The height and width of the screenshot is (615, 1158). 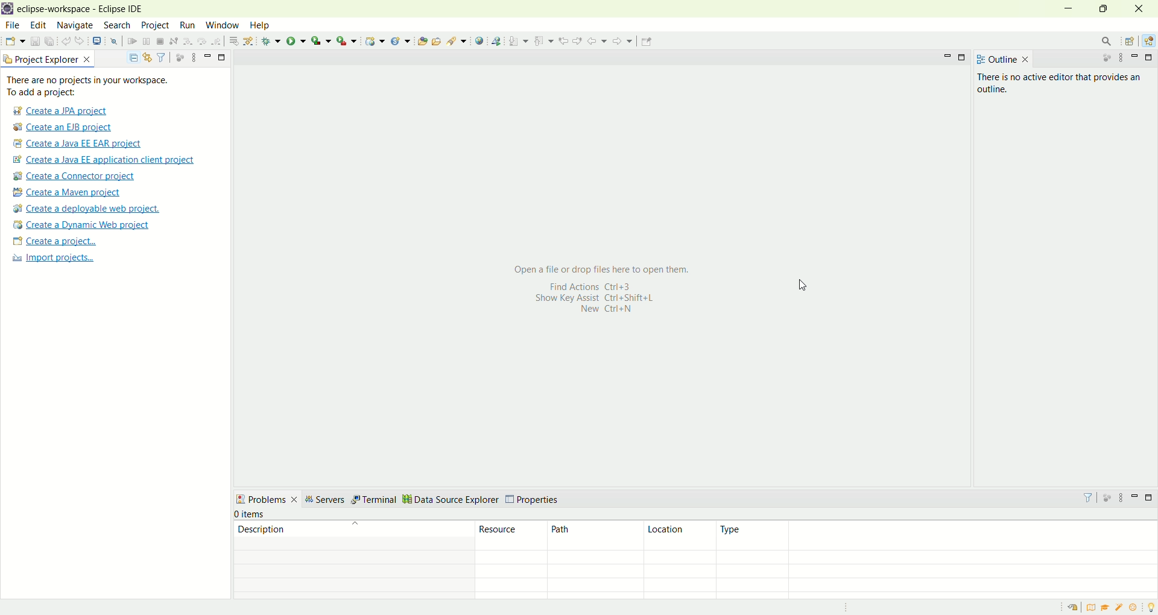 What do you see at coordinates (498, 41) in the screenshot?
I see `launch web service explorer` at bounding box center [498, 41].